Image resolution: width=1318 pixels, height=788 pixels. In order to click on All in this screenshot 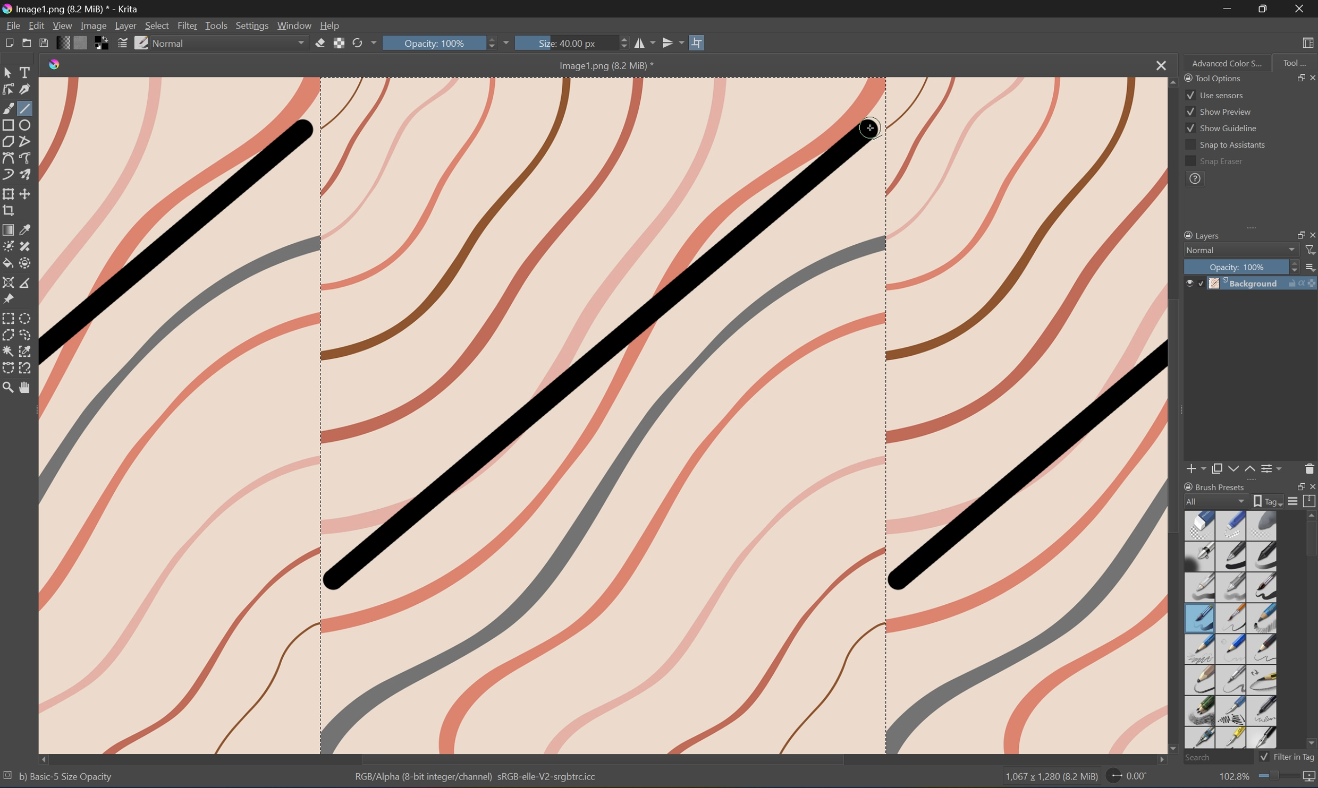, I will do `click(1216, 500)`.